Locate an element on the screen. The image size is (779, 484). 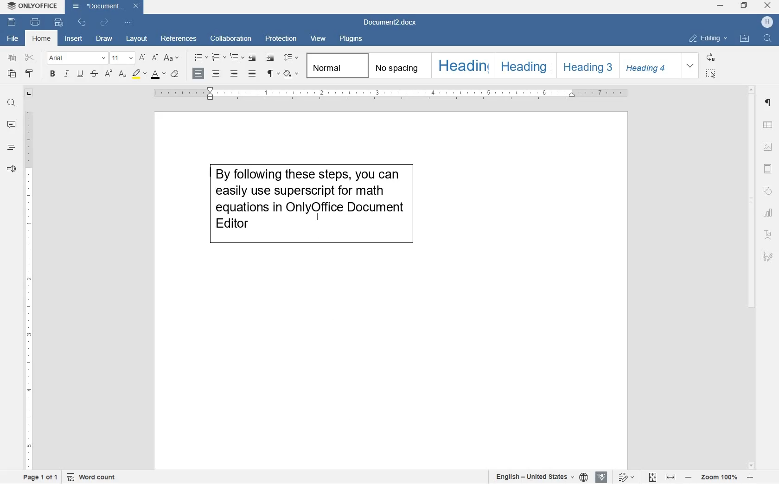
table is located at coordinates (768, 126).